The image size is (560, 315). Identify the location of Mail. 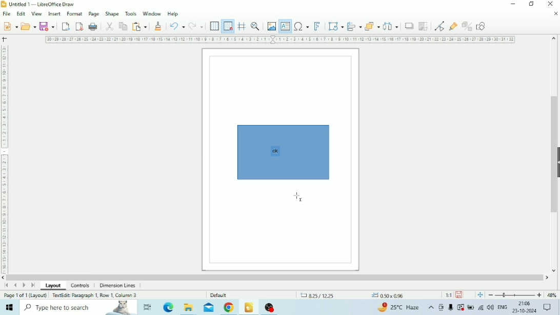
(208, 308).